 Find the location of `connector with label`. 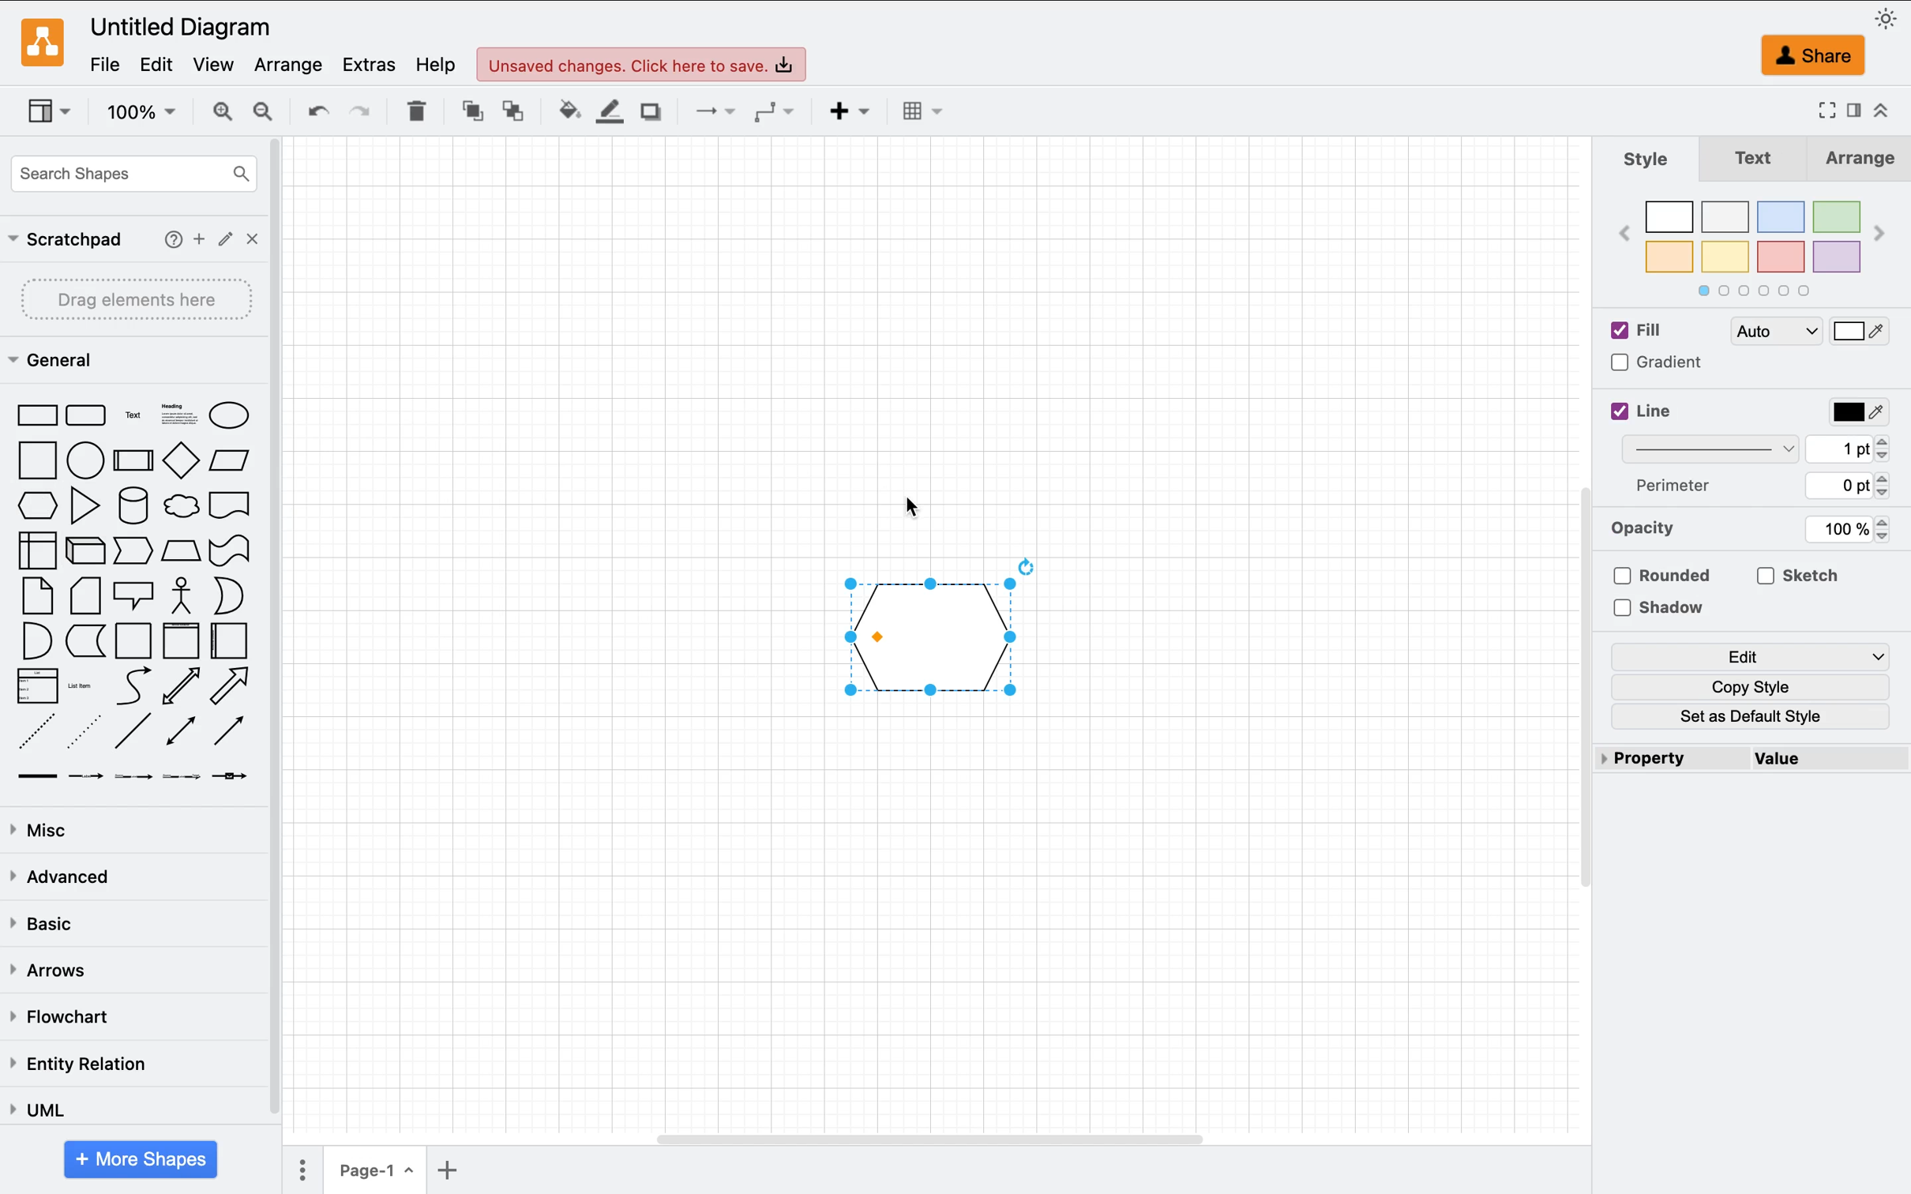

connector with label is located at coordinates (83, 782).